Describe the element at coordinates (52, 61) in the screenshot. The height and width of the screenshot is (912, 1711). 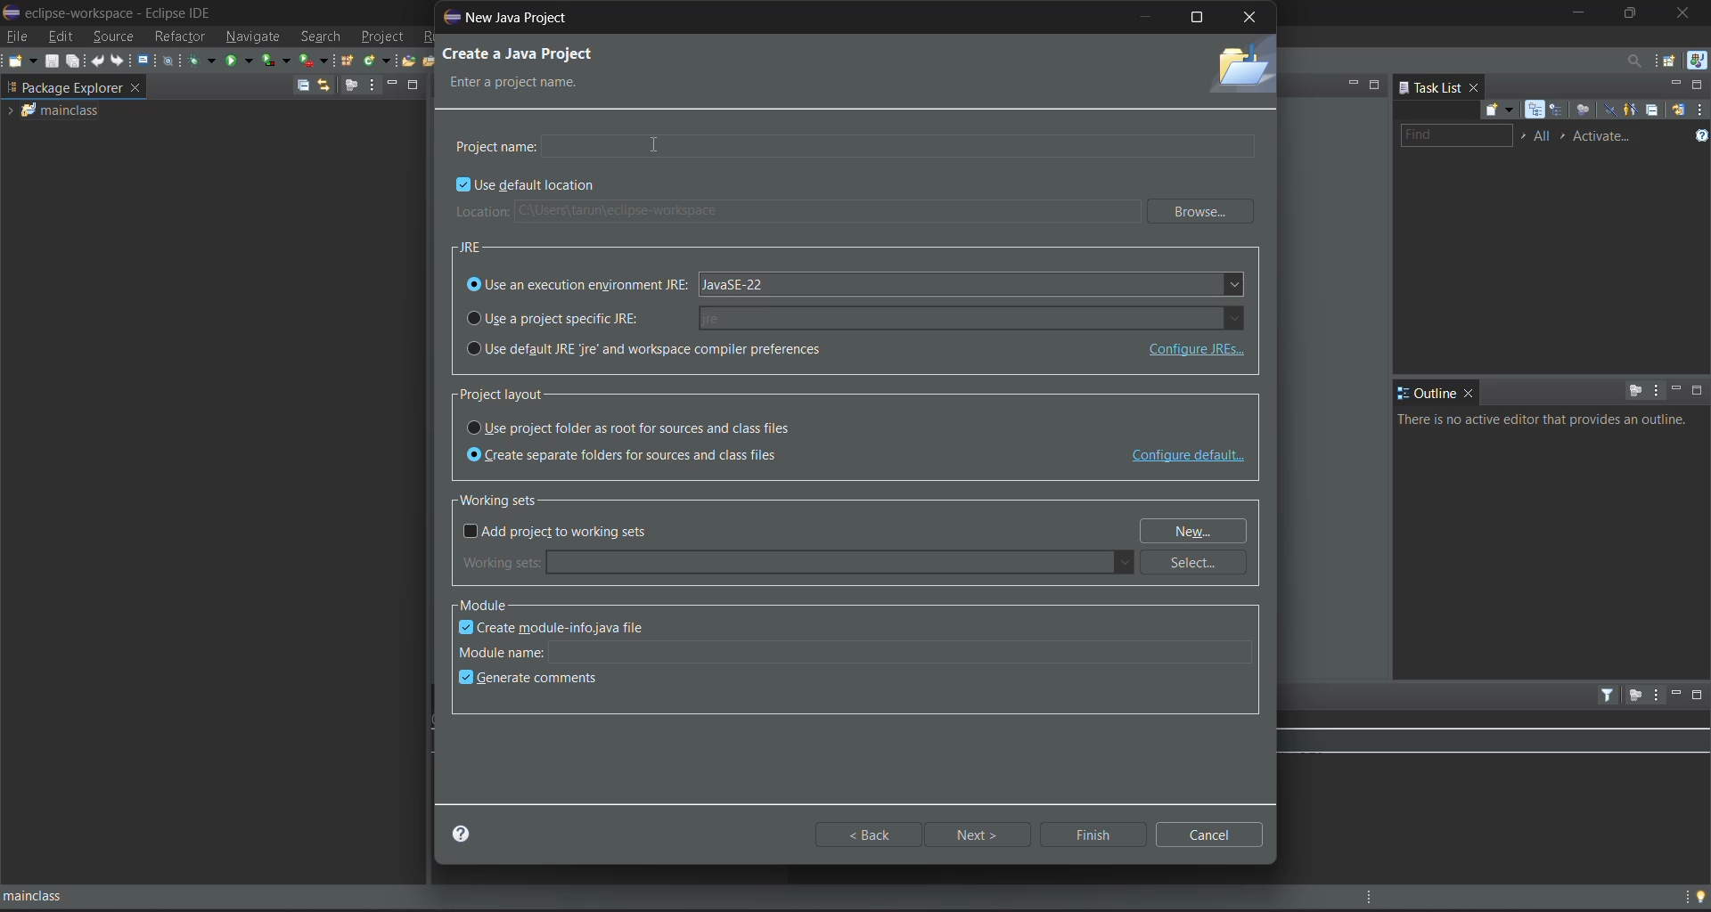
I see `save` at that location.